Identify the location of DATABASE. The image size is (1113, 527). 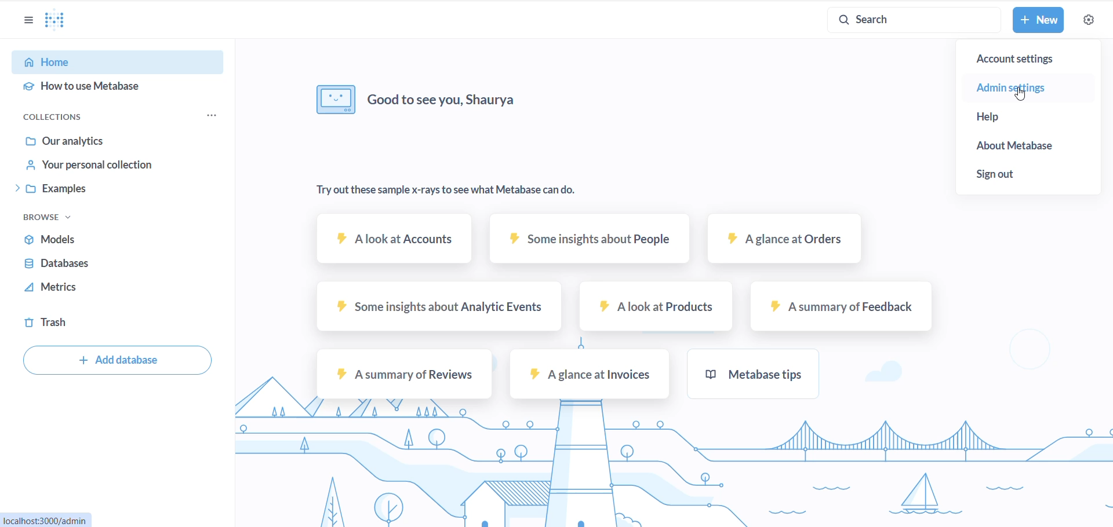
(78, 265).